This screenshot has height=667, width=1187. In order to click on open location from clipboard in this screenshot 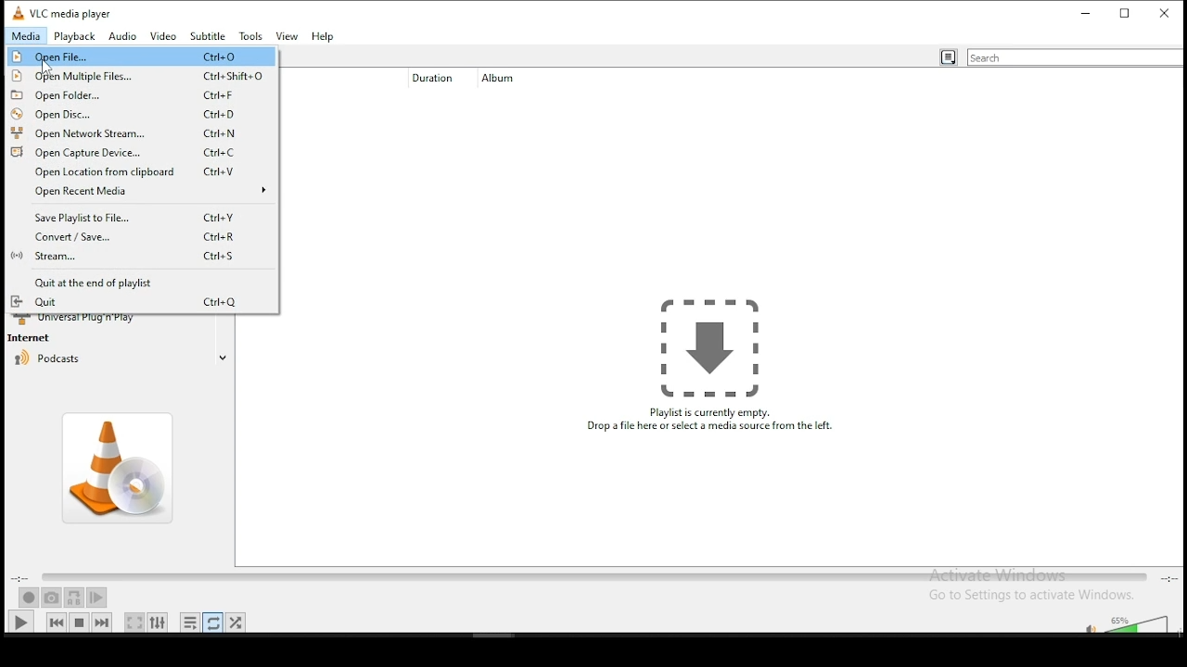, I will do `click(141, 170)`.